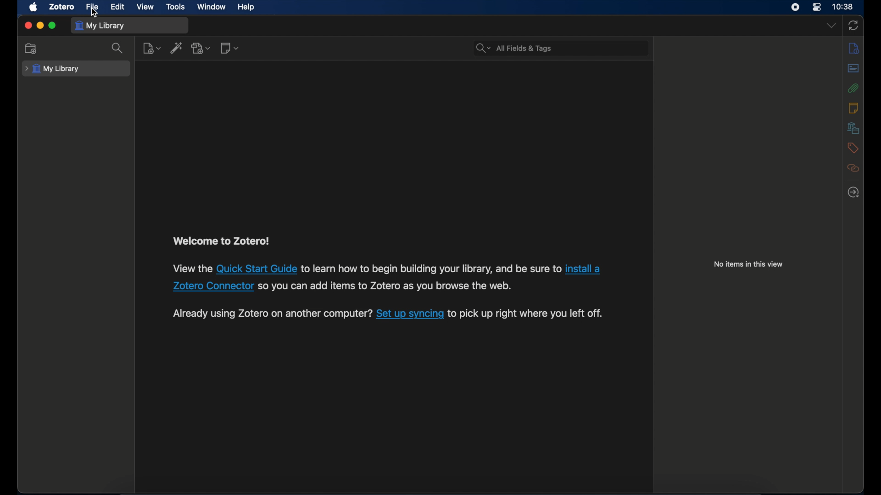 This screenshot has width=881, height=495. What do you see at coordinates (247, 7) in the screenshot?
I see `help` at bounding box center [247, 7].